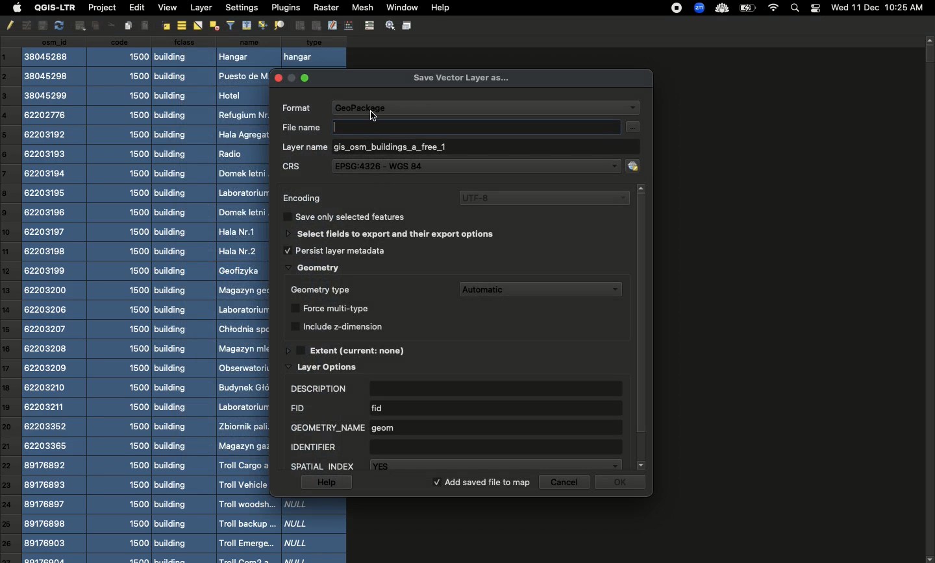  Describe the element at coordinates (623, 485) in the screenshot. I see `Ok` at that location.